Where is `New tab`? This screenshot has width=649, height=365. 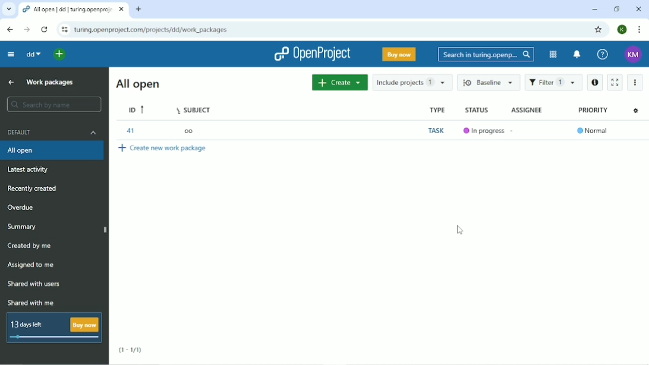
New tab is located at coordinates (139, 10).